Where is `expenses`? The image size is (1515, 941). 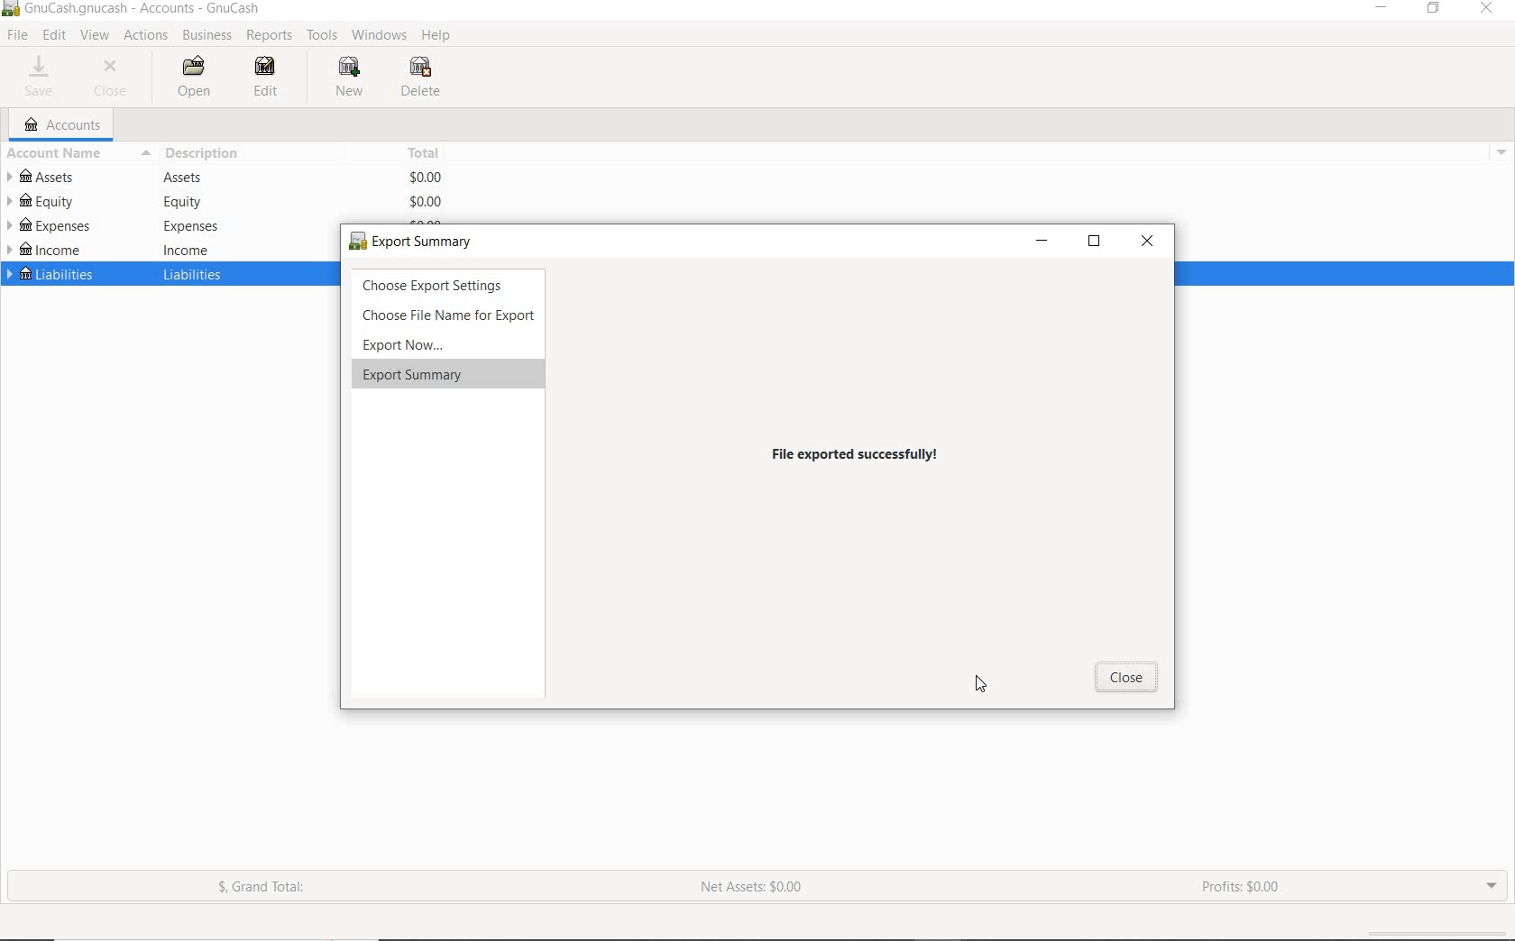 expenses is located at coordinates (188, 226).